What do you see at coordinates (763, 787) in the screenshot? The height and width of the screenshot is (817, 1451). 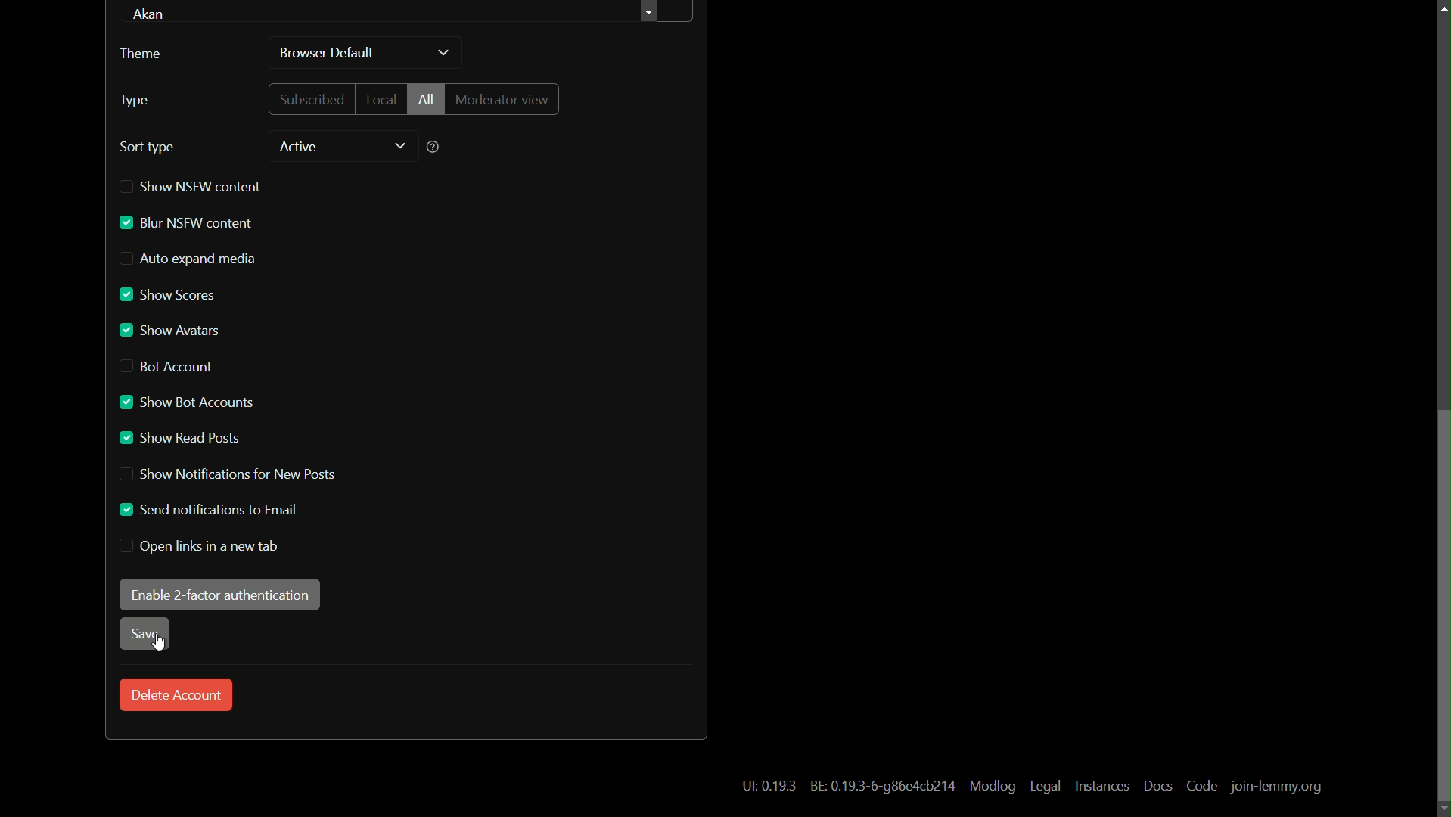 I see `text` at bounding box center [763, 787].